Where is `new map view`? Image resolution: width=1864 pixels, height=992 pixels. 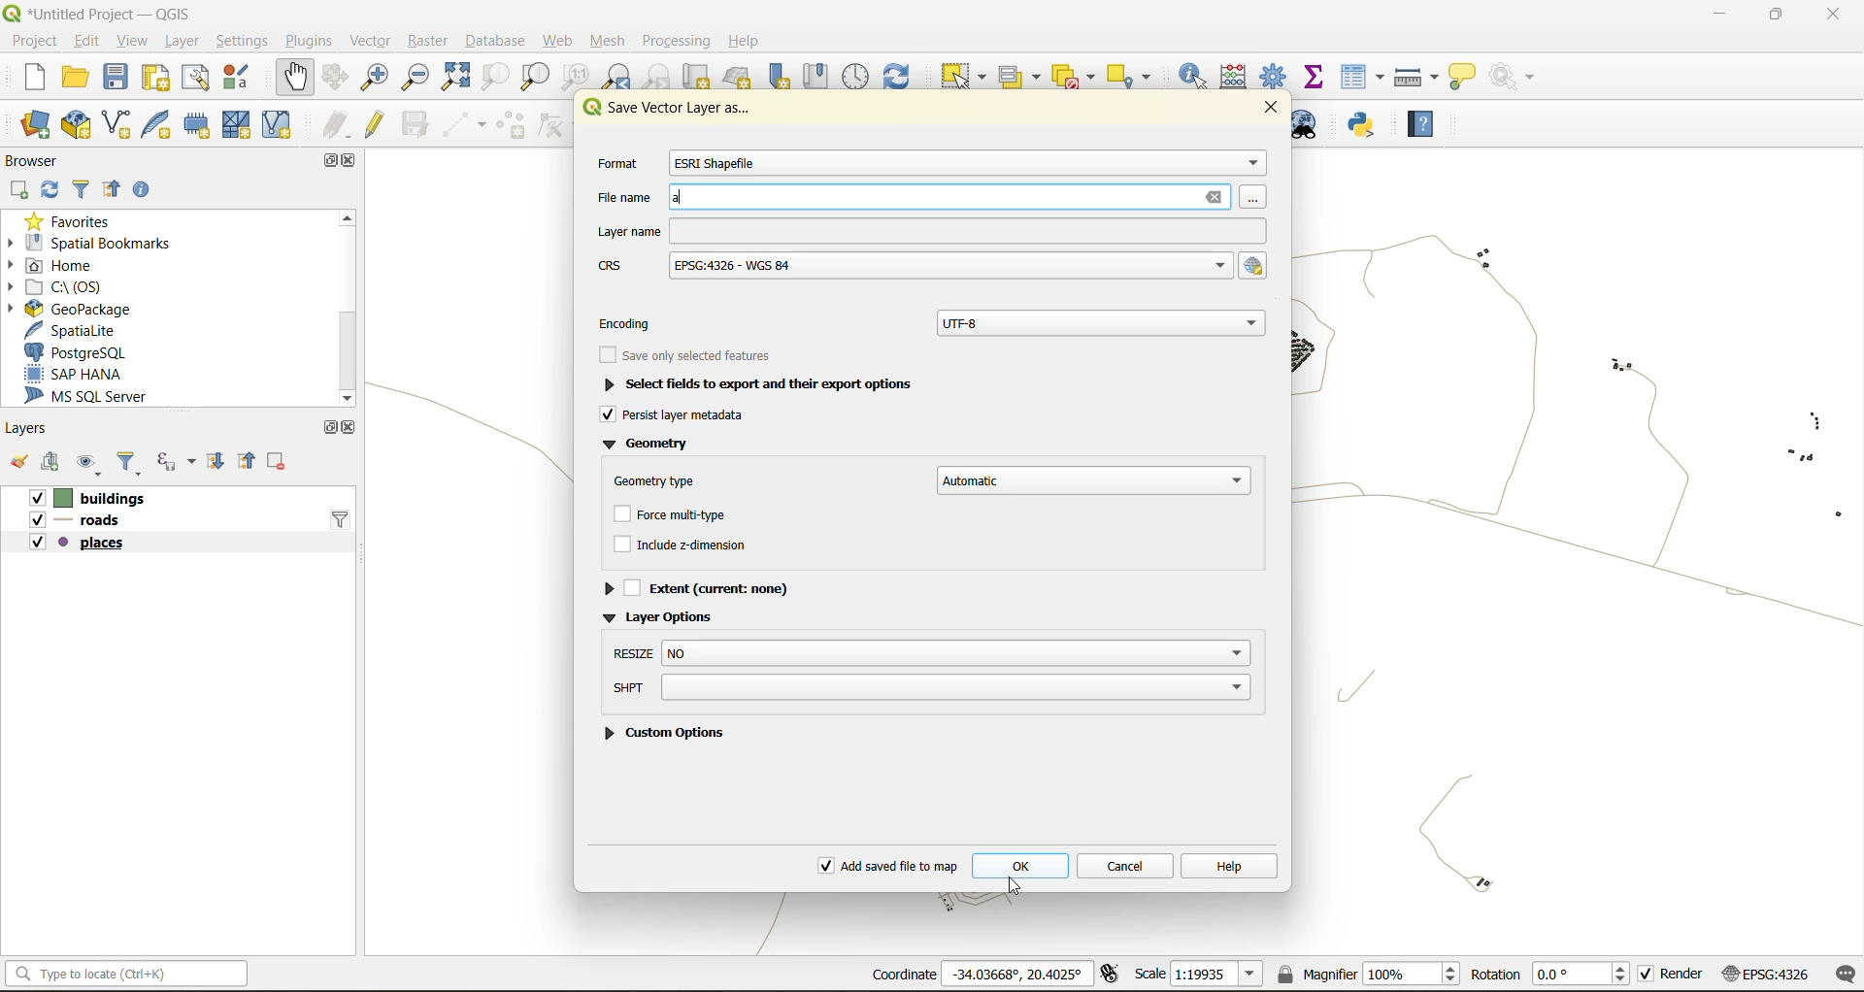 new map view is located at coordinates (698, 78).